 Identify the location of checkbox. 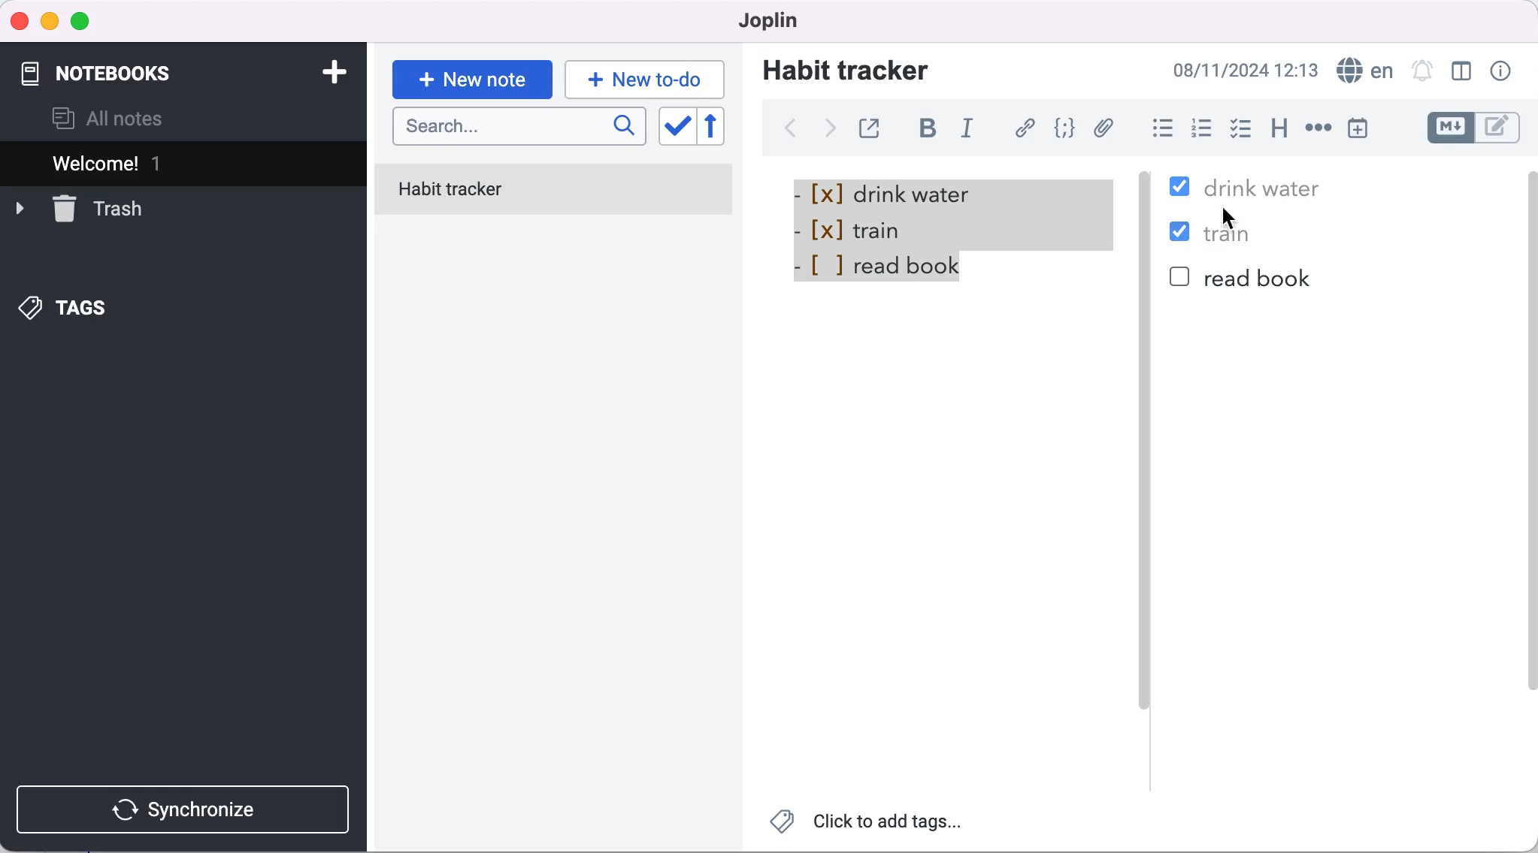
(1242, 123).